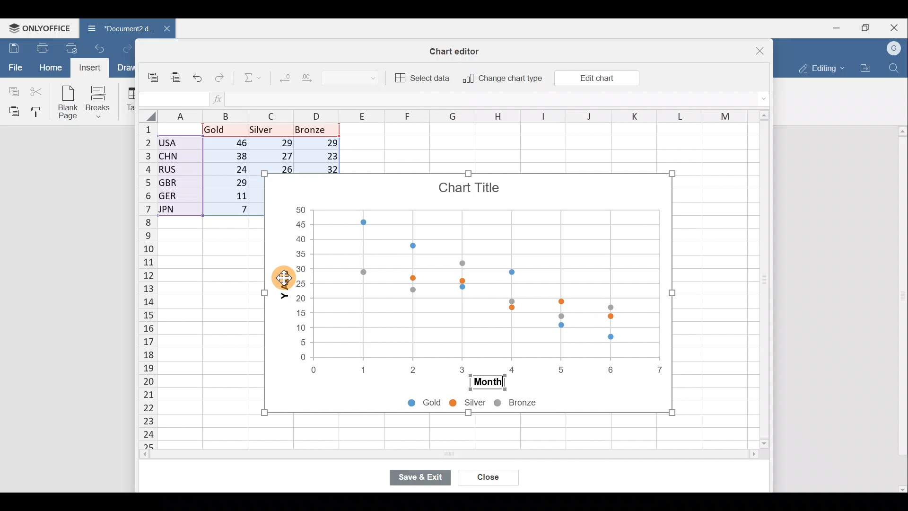 The image size is (908, 511). What do you see at coordinates (247, 79) in the screenshot?
I see `Summation` at bounding box center [247, 79].